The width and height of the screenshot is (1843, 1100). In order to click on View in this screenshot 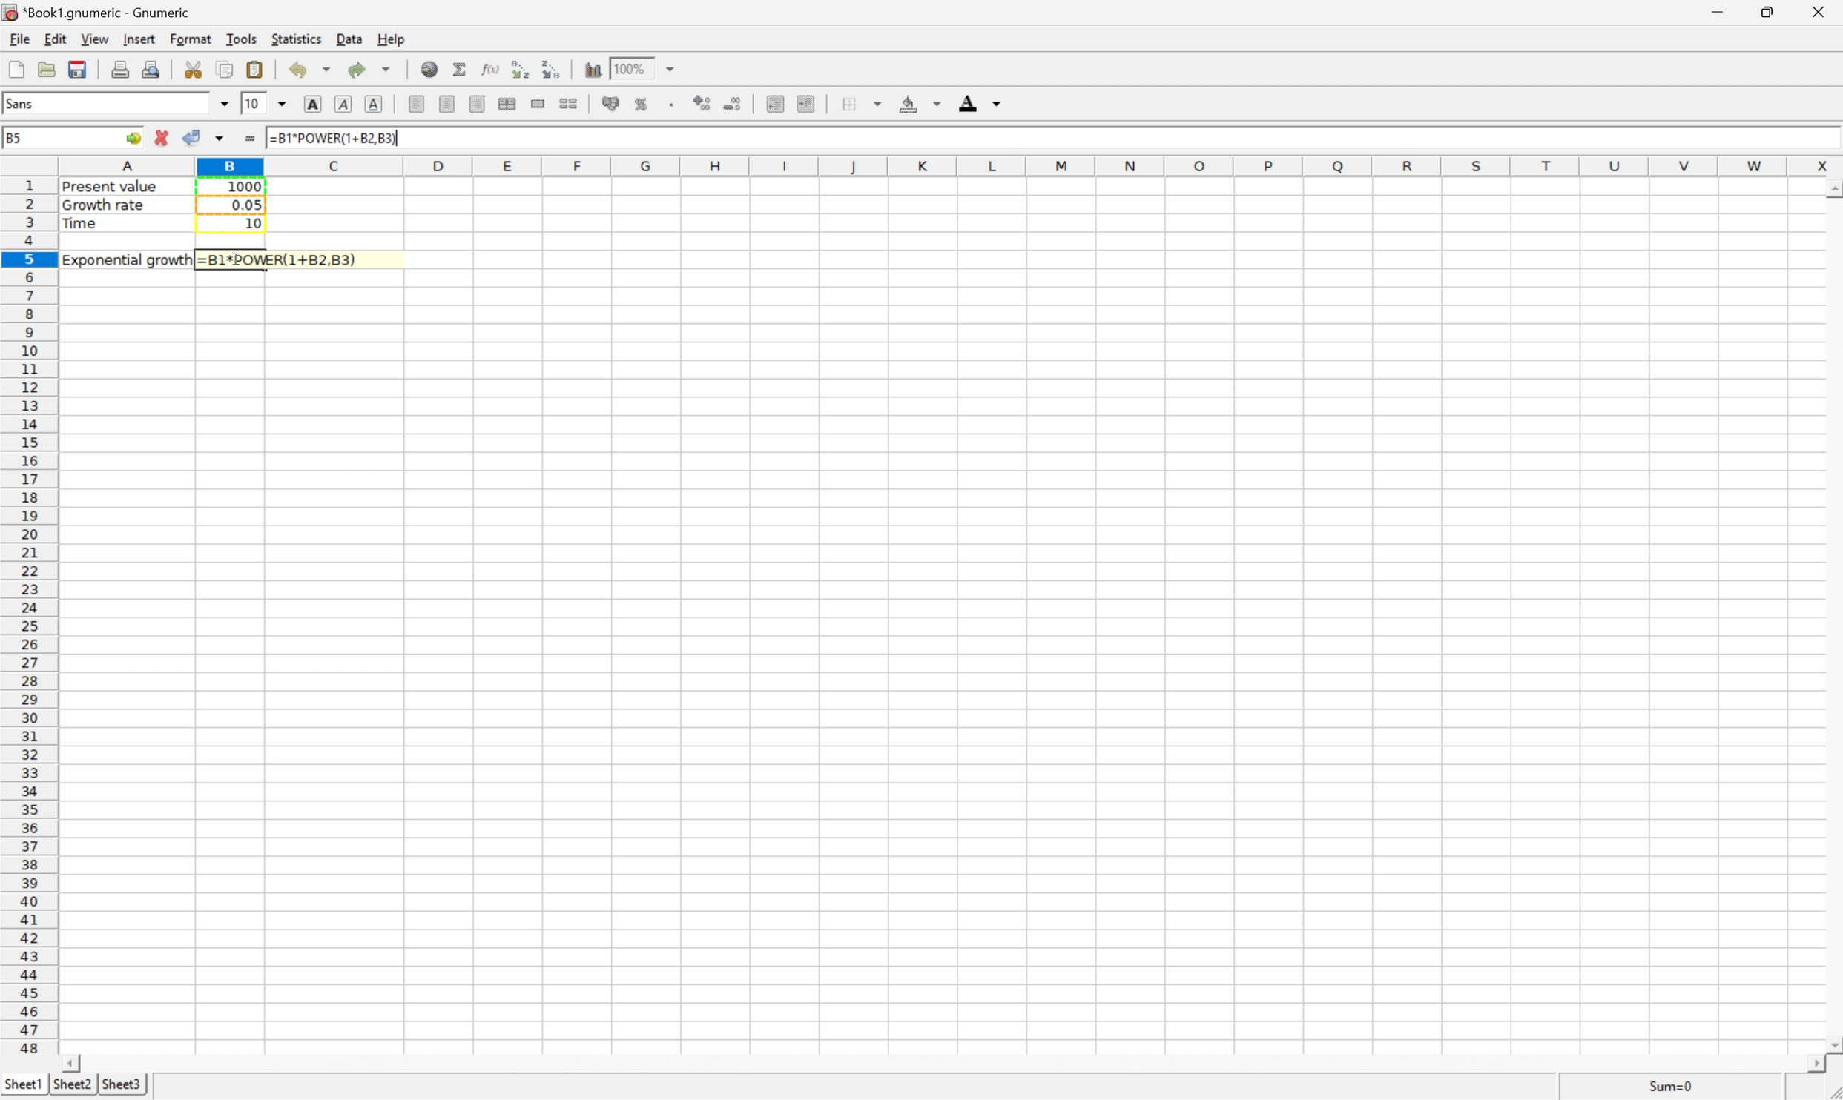, I will do `click(96, 38)`.